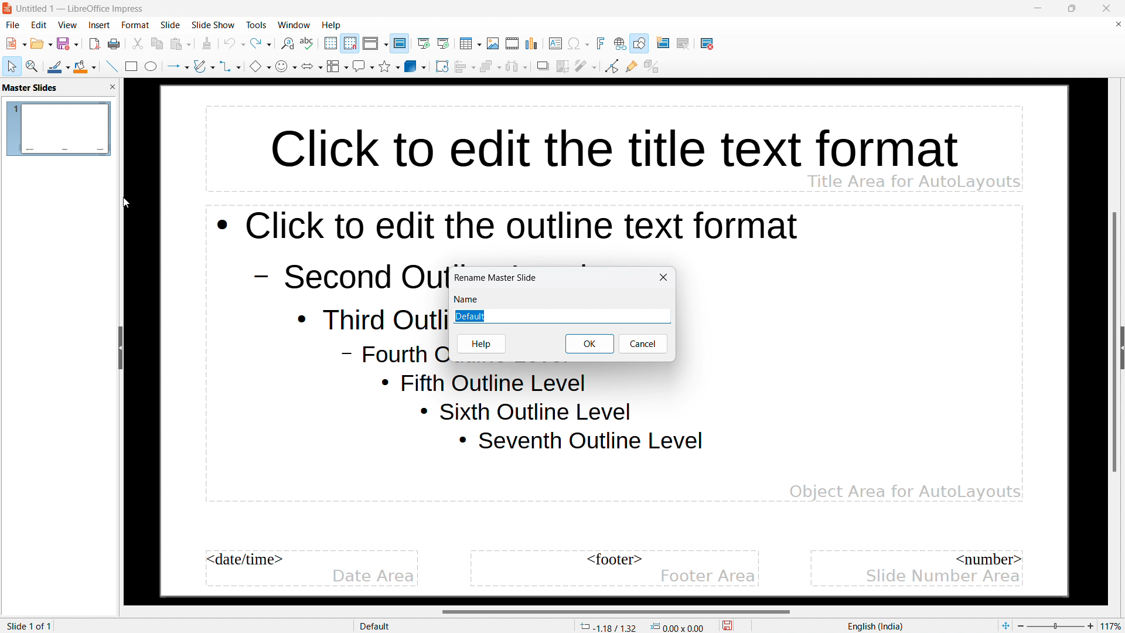 The width and height of the screenshot is (1125, 633). I want to click on toggle point edit mode, so click(612, 66).